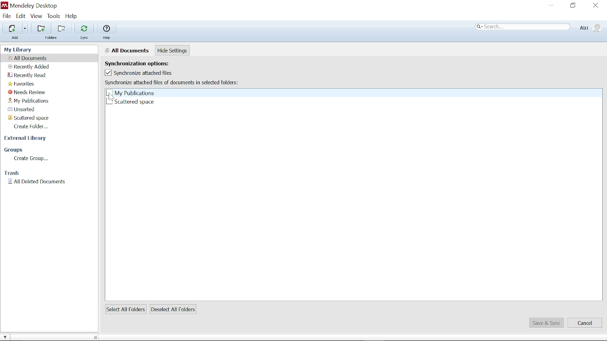 The width and height of the screenshot is (607, 341). I want to click on Hide settings, so click(173, 51).